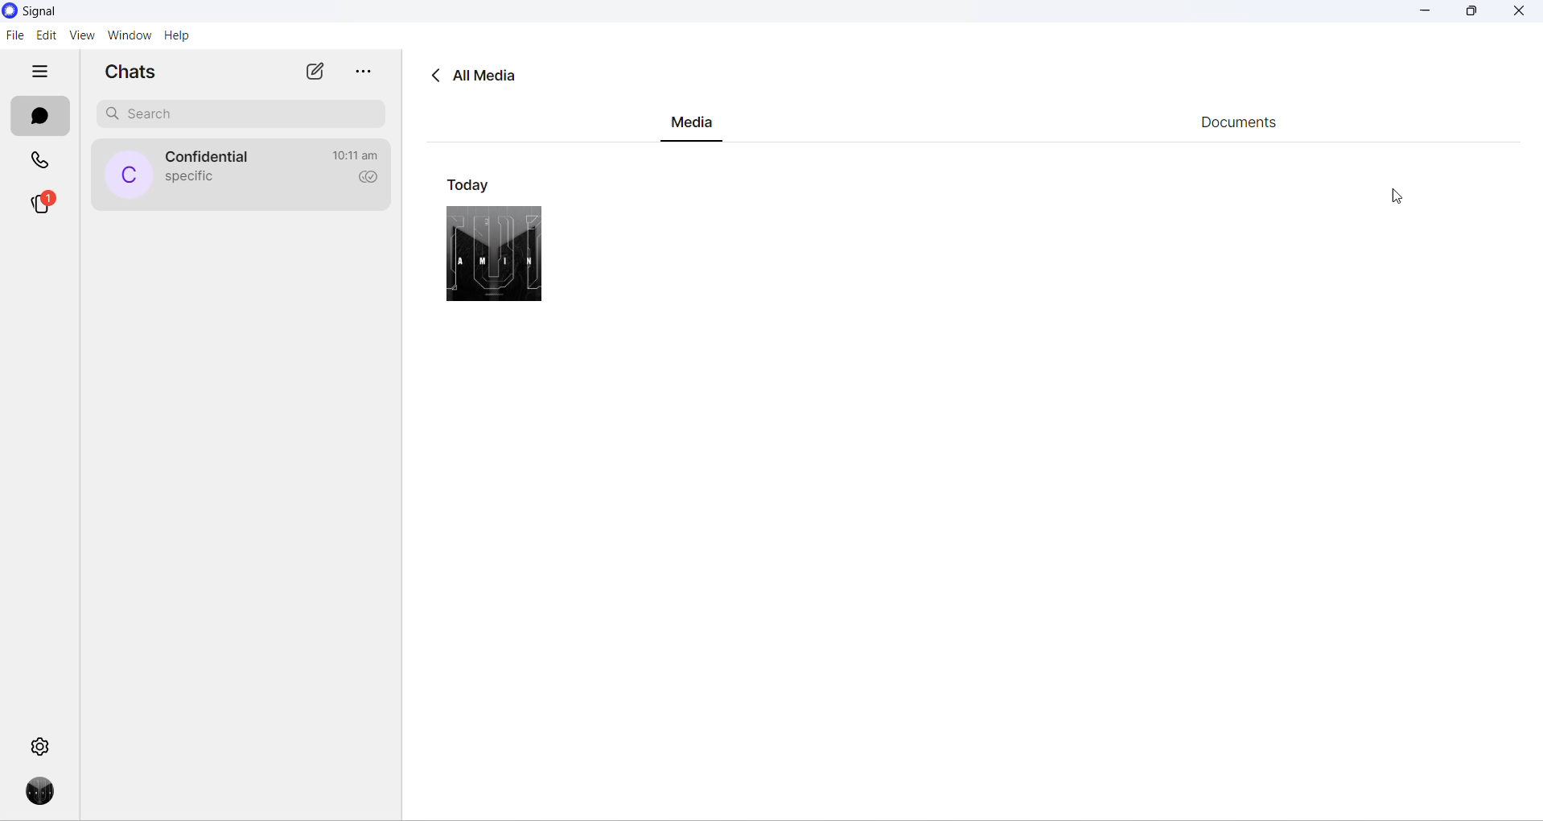  What do you see at coordinates (214, 157) in the screenshot?
I see `contact name` at bounding box center [214, 157].